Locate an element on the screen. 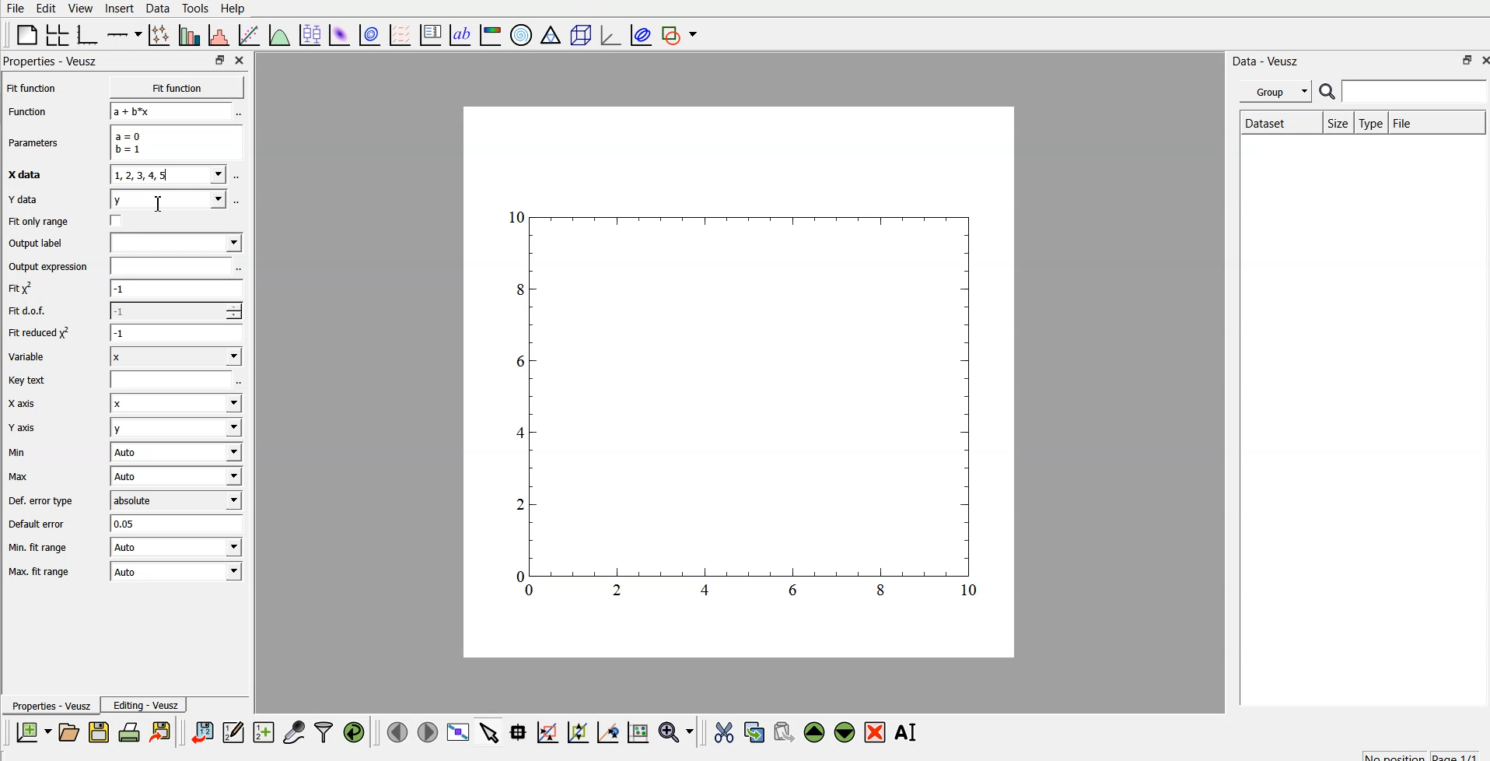 The height and width of the screenshot is (761, 1490). | Auto is located at coordinates (178, 452).